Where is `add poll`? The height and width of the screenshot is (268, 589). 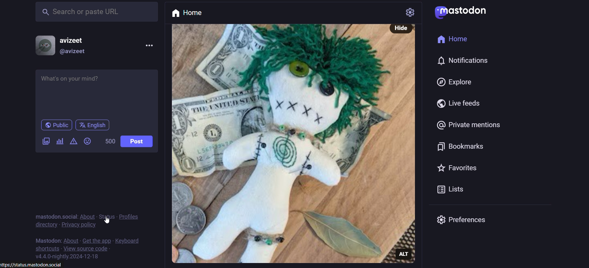
add poll is located at coordinates (59, 141).